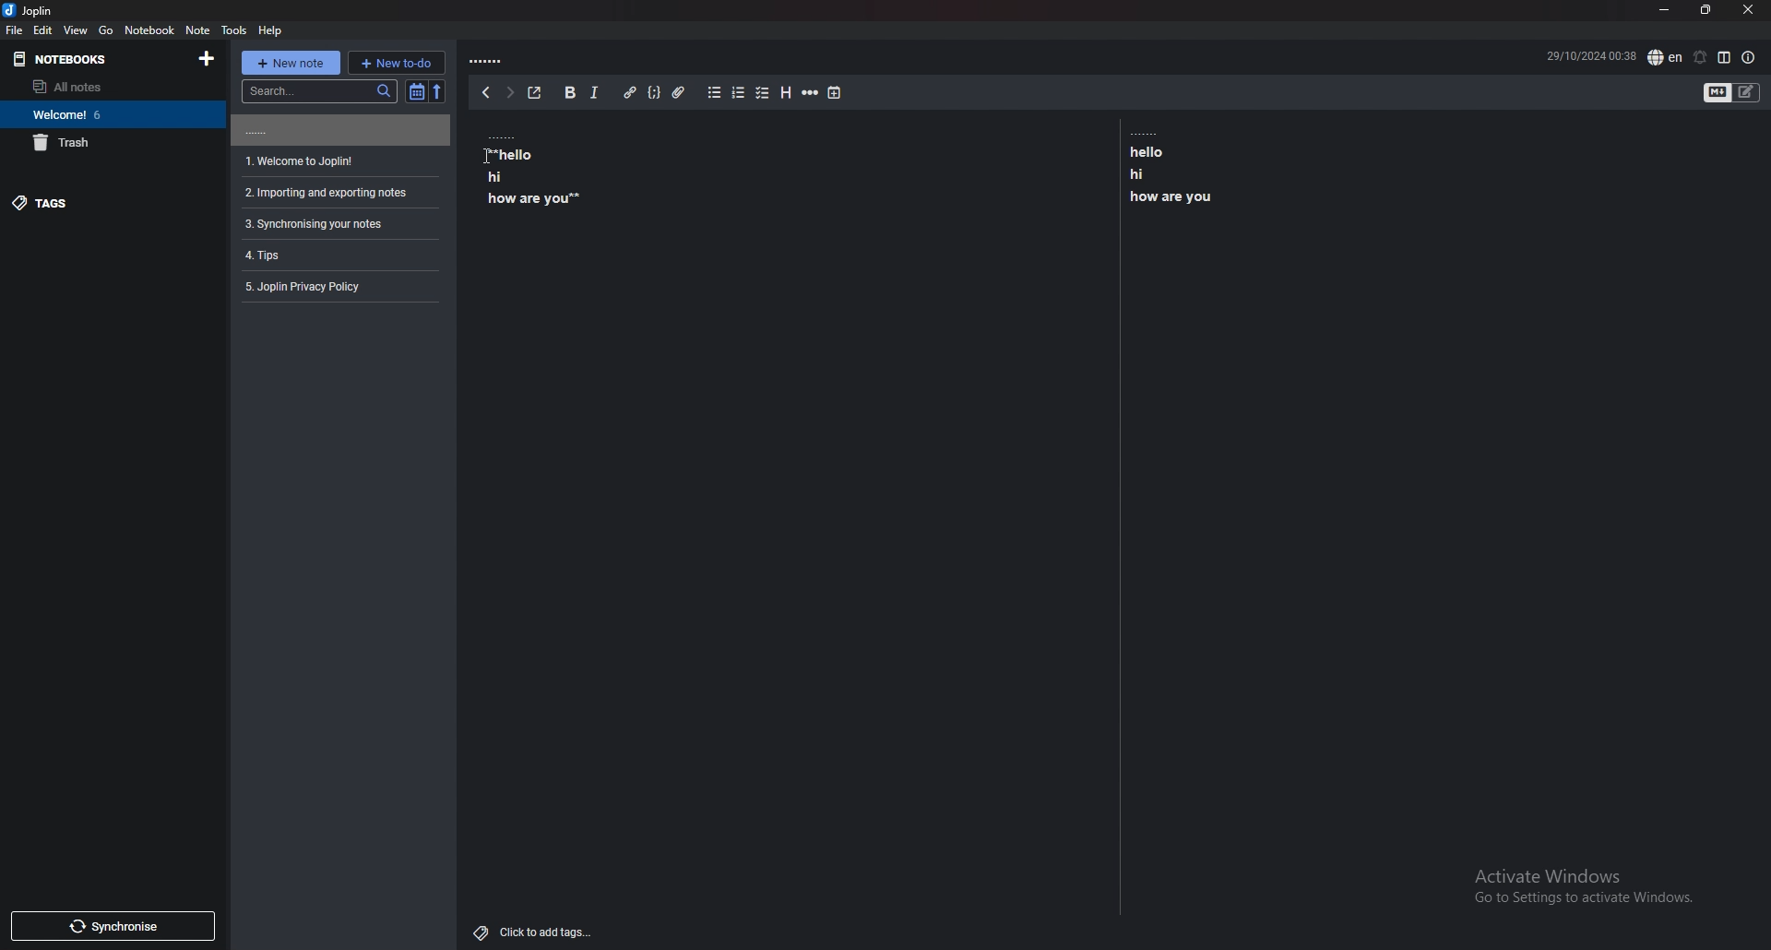  I want to click on note, so click(338, 194).